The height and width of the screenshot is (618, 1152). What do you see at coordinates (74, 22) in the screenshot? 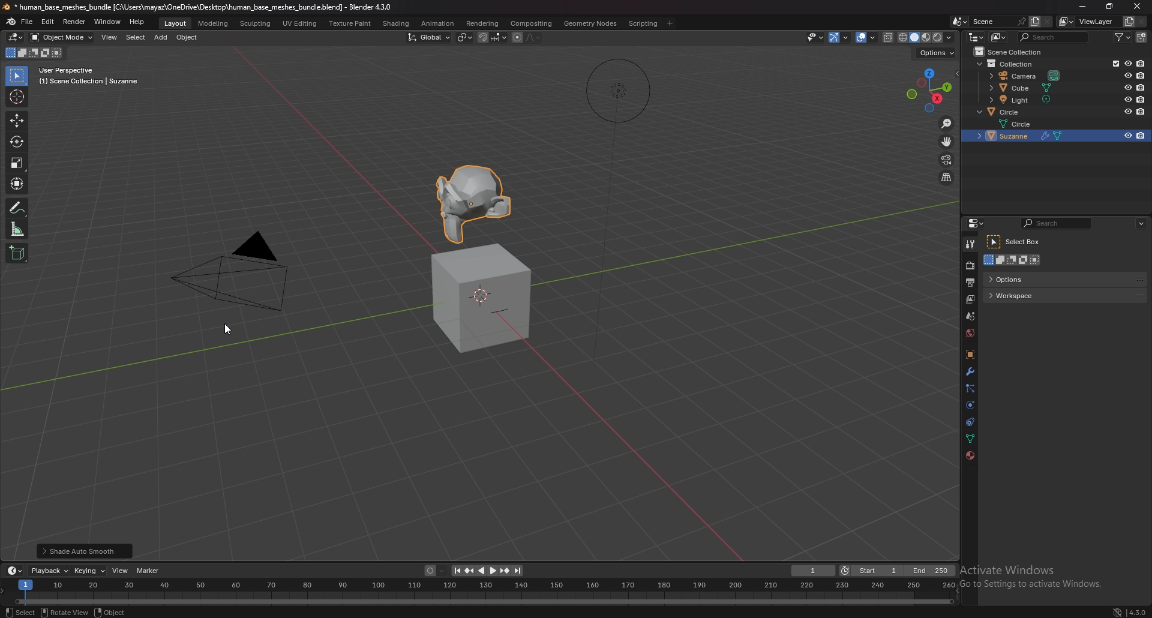
I see `render` at bounding box center [74, 22].